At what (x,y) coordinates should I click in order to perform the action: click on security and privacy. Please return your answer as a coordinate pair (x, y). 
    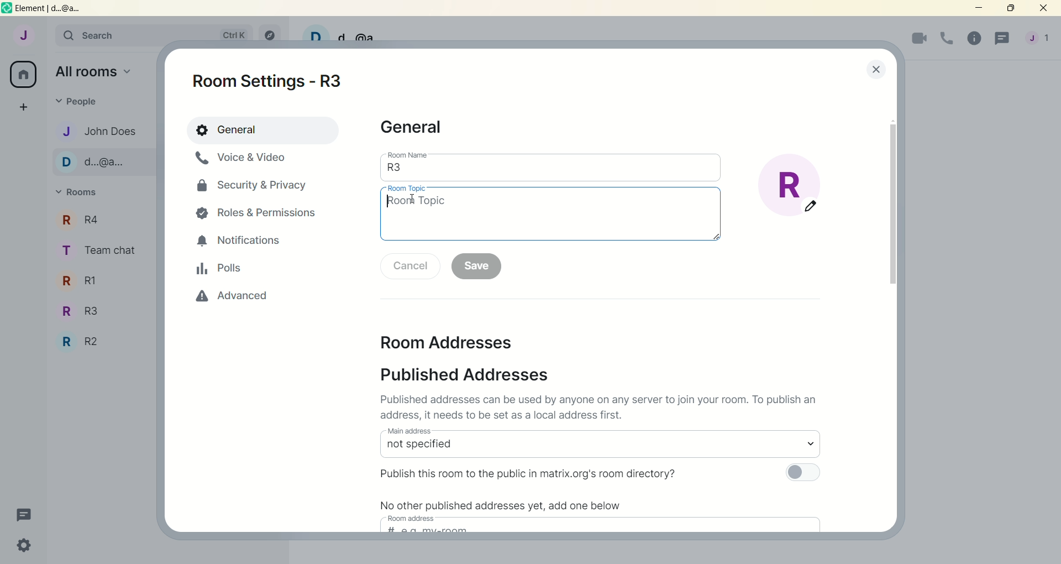
    Looking at the image, I should click on (249, 185).